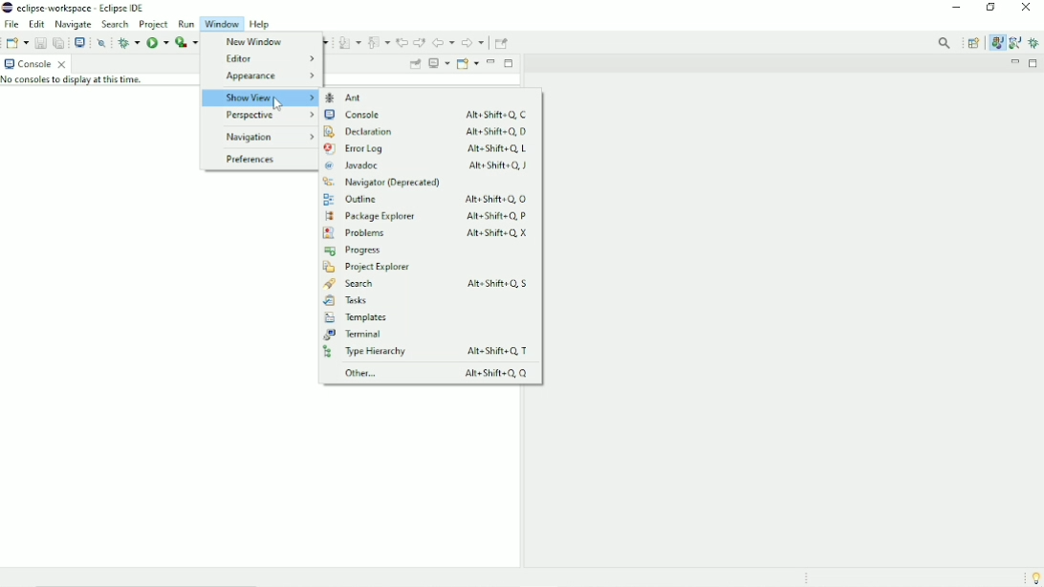  I want to click on Java Browsing, so click(1014, 43).